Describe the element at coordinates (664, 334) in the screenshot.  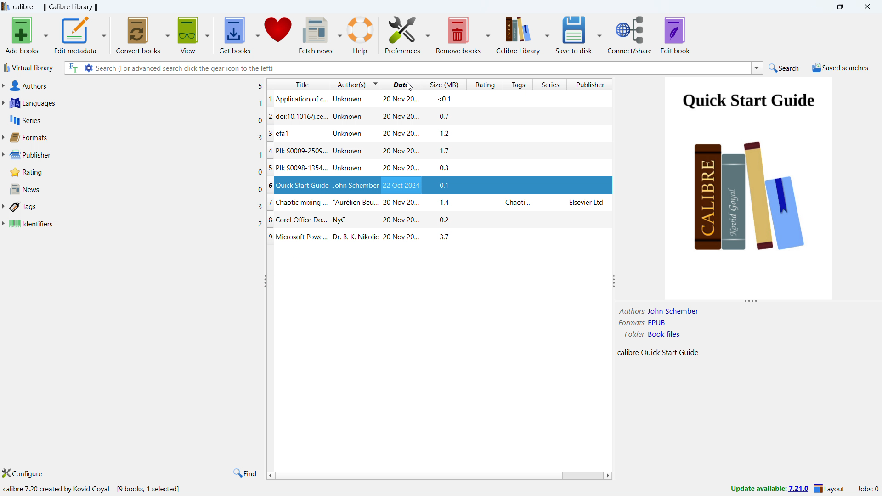
I see `Book File` at that location.